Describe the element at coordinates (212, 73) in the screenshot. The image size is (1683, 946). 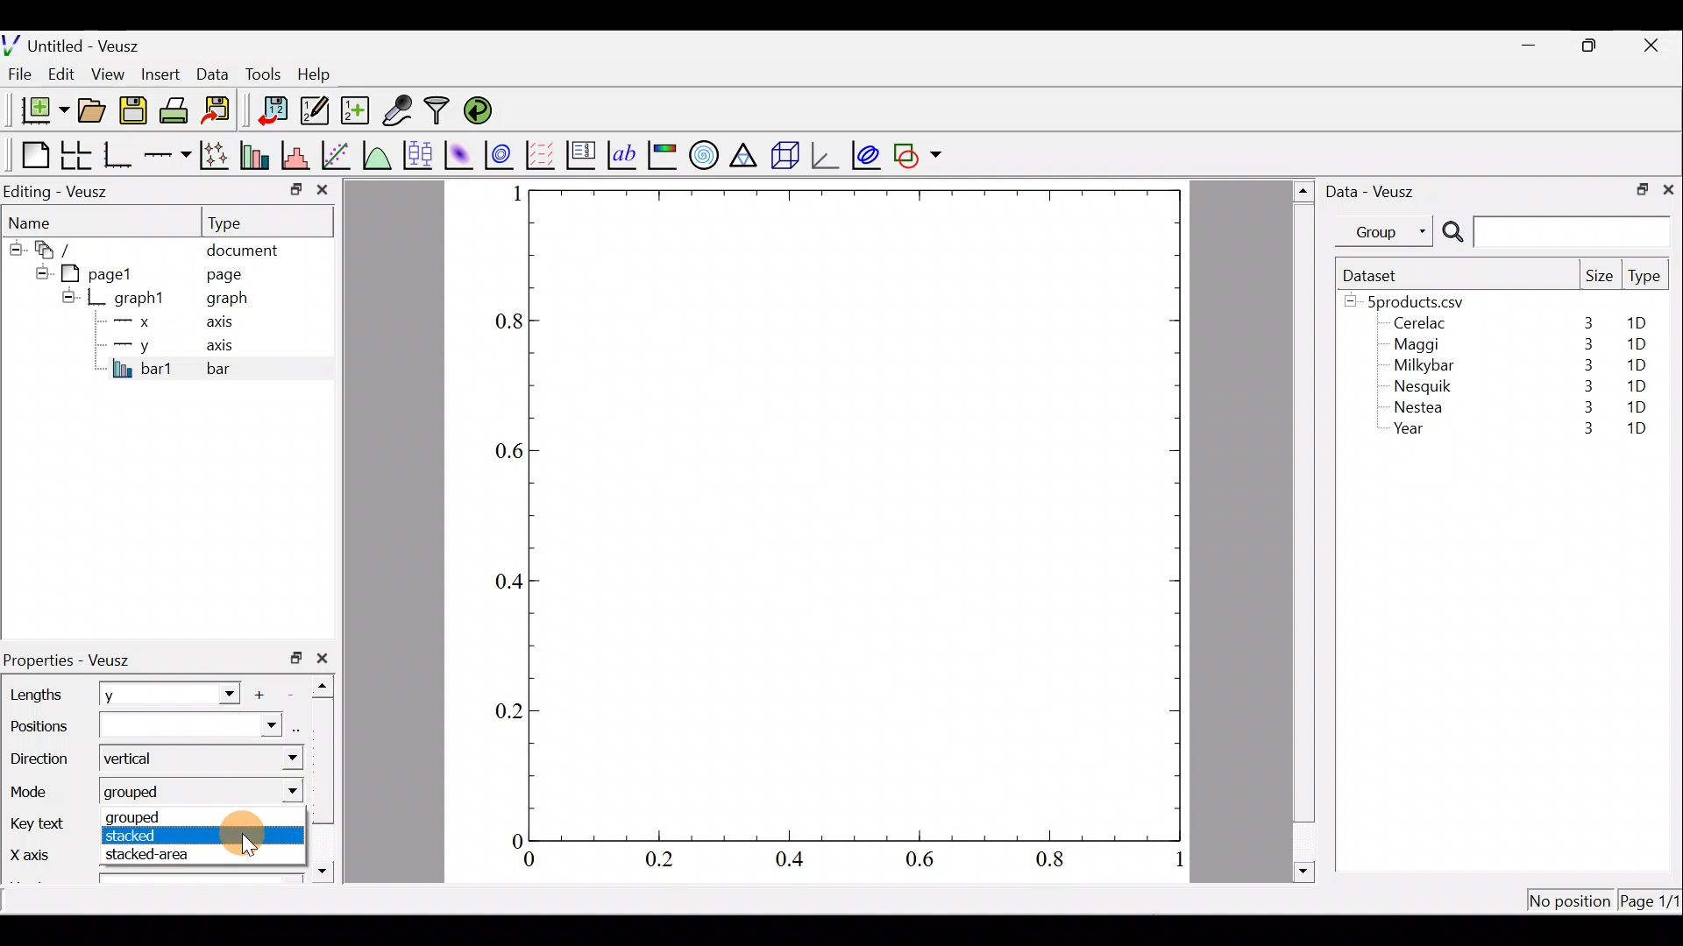
I see `Data` at that location.